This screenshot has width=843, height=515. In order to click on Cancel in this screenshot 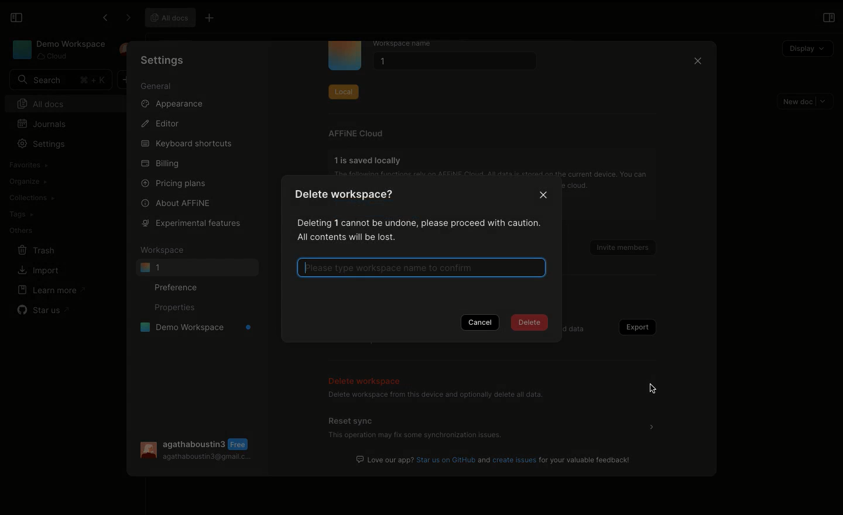, I will do `click(482, 323)`.